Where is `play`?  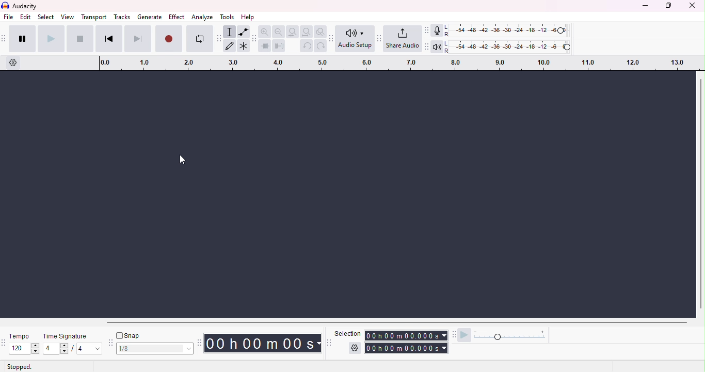
play is located at coordinates (51, 39).